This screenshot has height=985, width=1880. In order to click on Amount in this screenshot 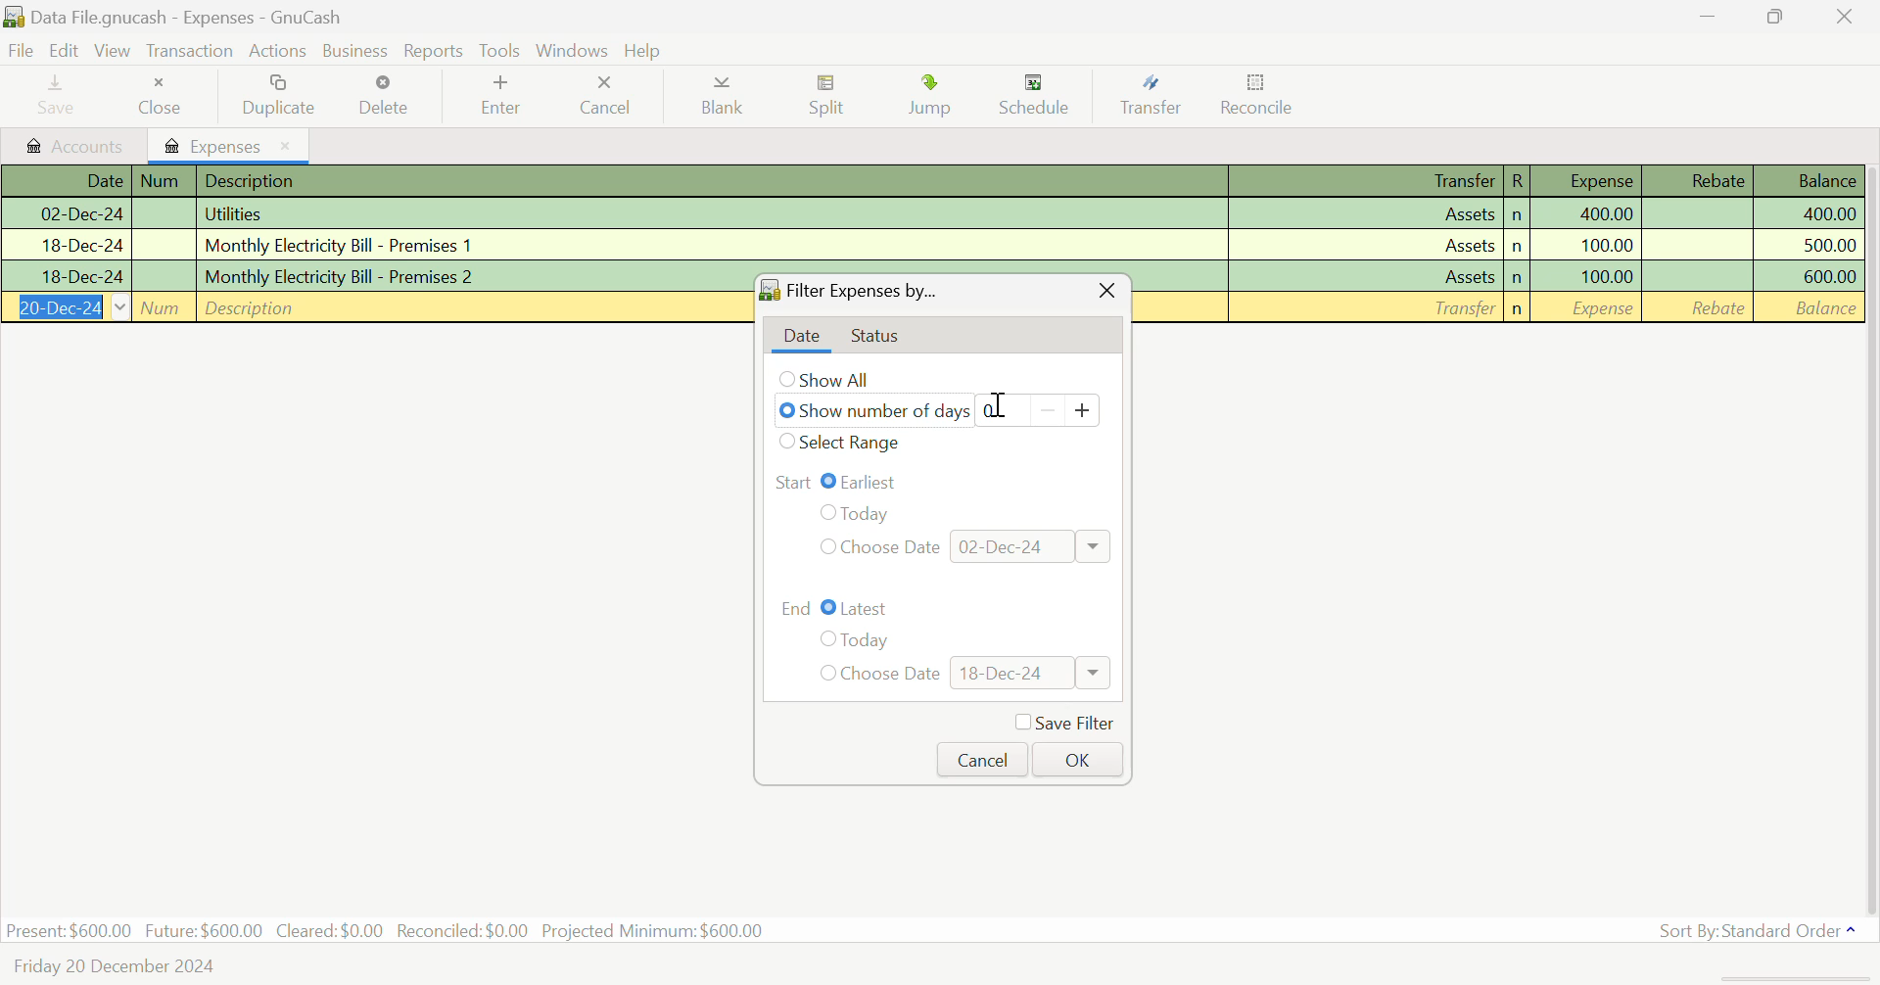, I will do `click(1605, 308)`.